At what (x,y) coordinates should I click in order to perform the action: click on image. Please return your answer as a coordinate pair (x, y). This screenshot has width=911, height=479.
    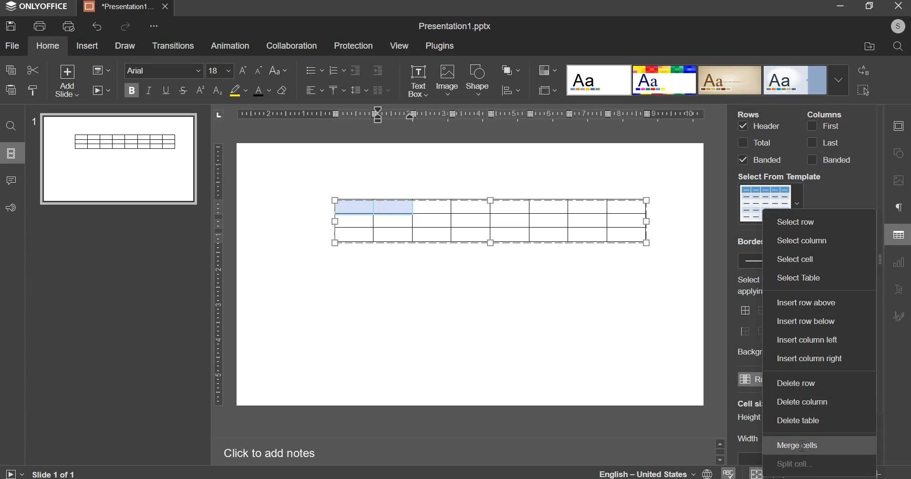
    Looking at the image, I should click on (447, 79).